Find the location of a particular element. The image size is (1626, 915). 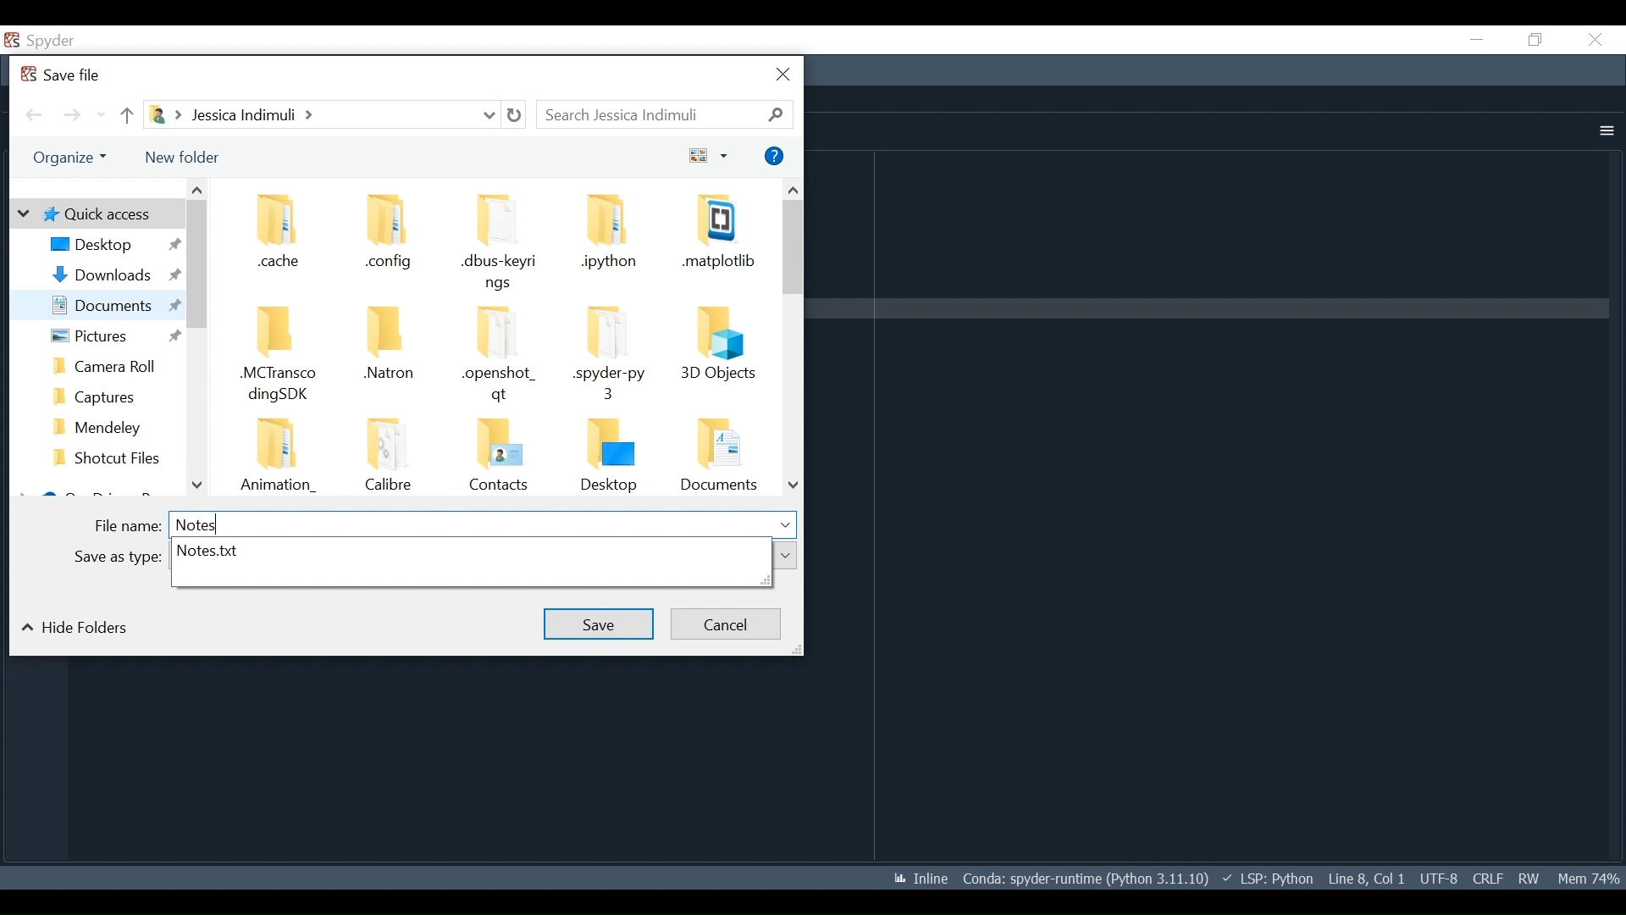

Navigate Forward is located at coordinates (72, 116).